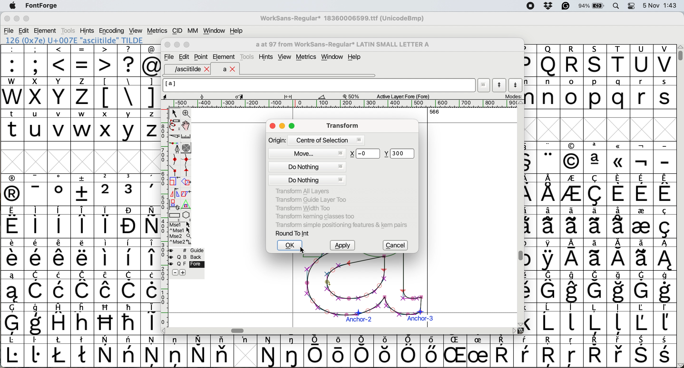 Image resolution: width=684 pixels, height=368 pixels. I want to click on symbol, so click(36, 255).